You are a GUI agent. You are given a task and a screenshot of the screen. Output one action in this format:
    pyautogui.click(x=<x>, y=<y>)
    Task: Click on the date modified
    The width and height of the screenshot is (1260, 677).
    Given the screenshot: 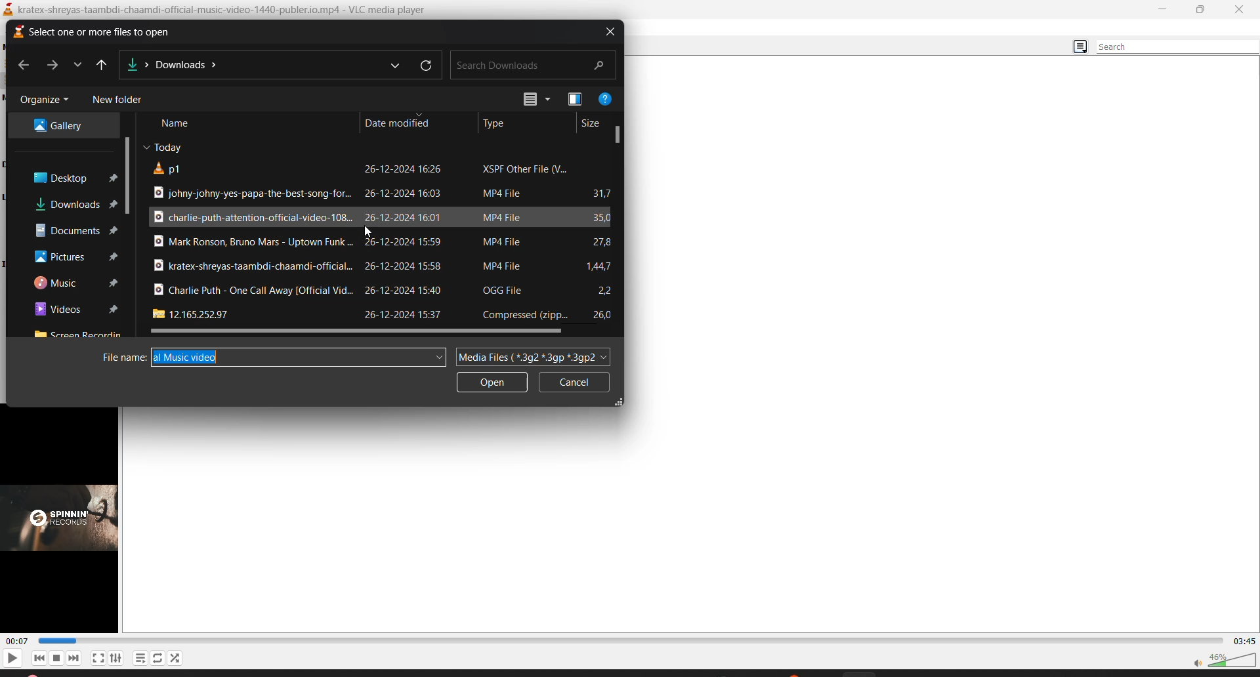 What is the action you would take?
    pyautogui.click(x=402, y=123)
    